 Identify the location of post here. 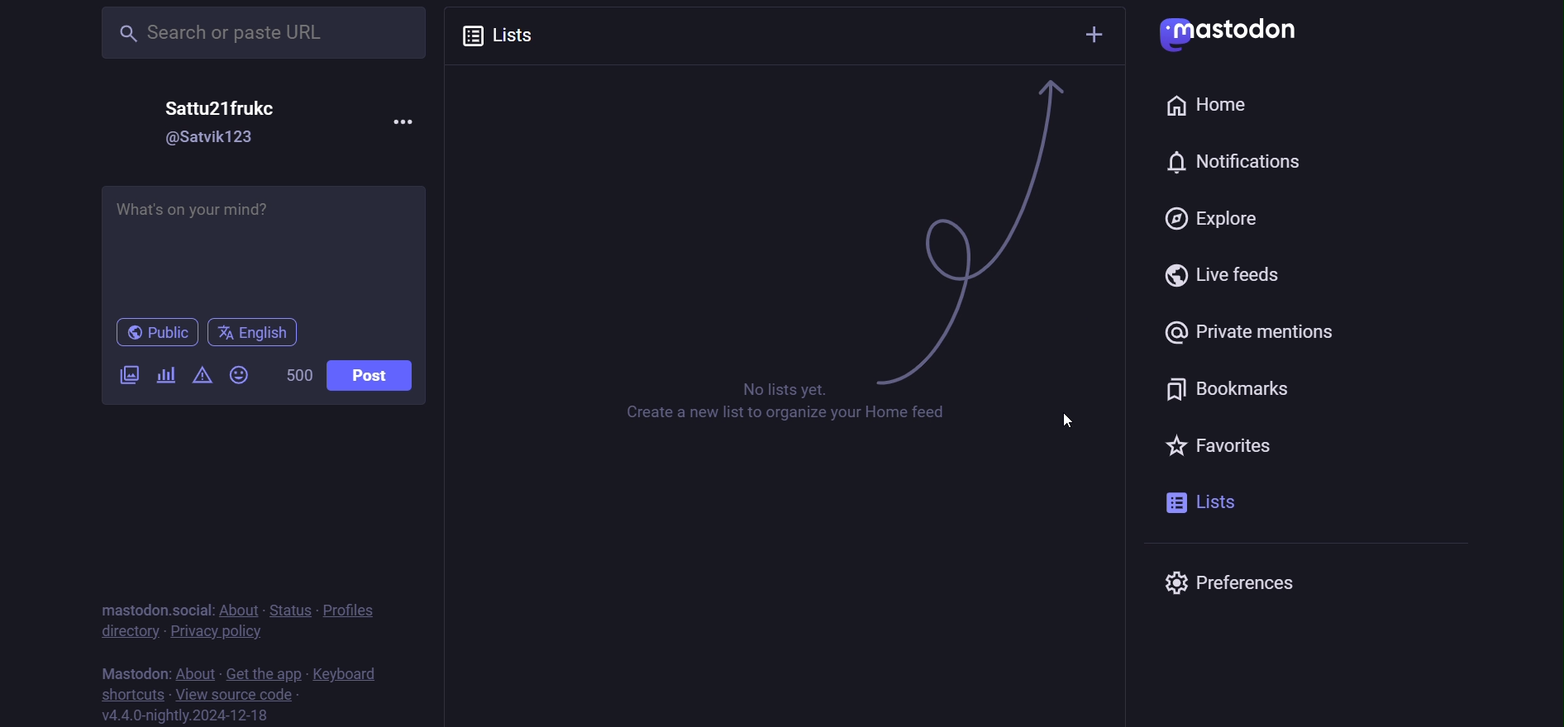
(266, 245).